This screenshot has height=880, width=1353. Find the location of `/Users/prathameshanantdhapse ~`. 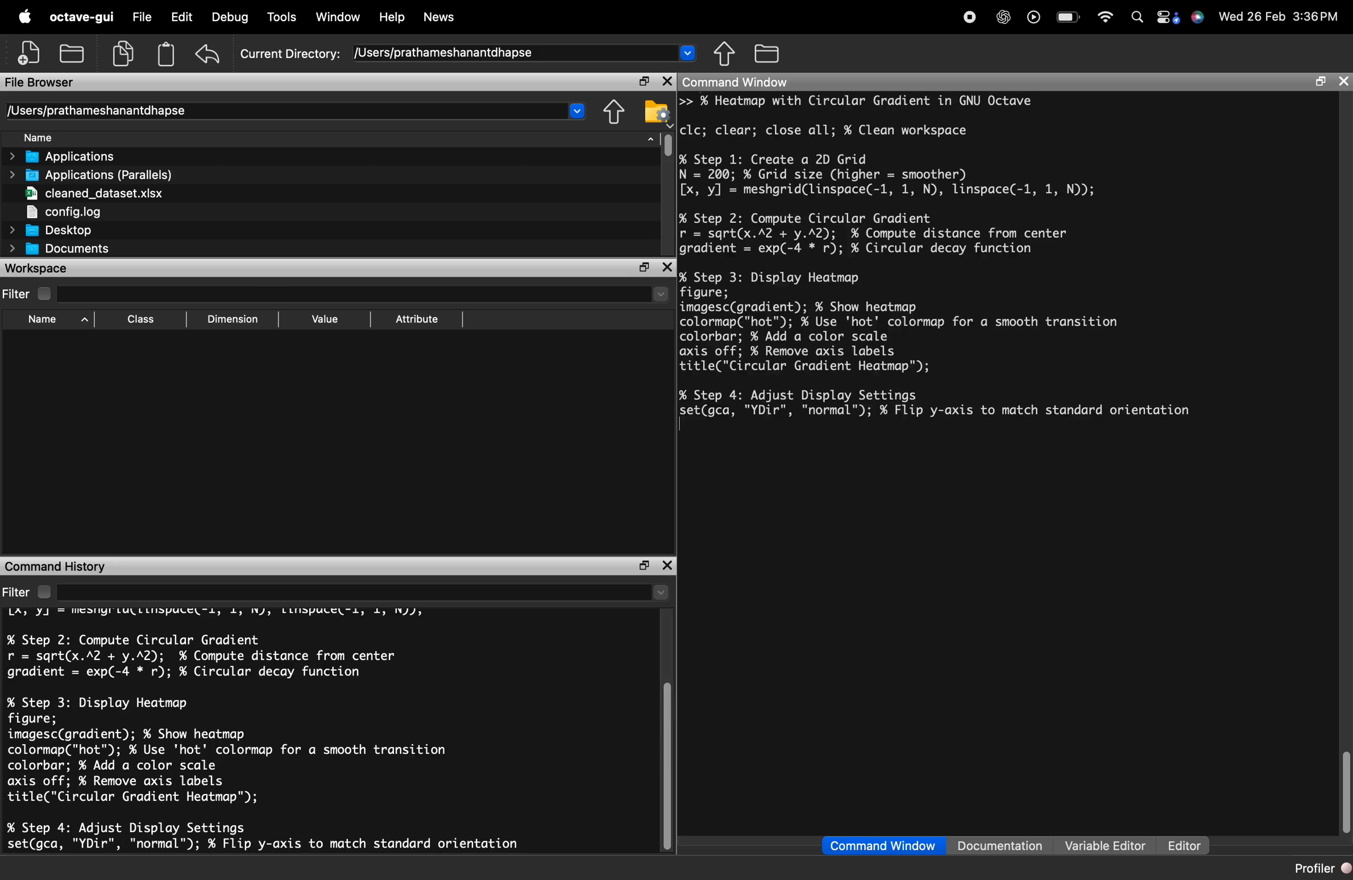

/Users/prathameshanantdhapse ~ is located at coordinates (522, 53).